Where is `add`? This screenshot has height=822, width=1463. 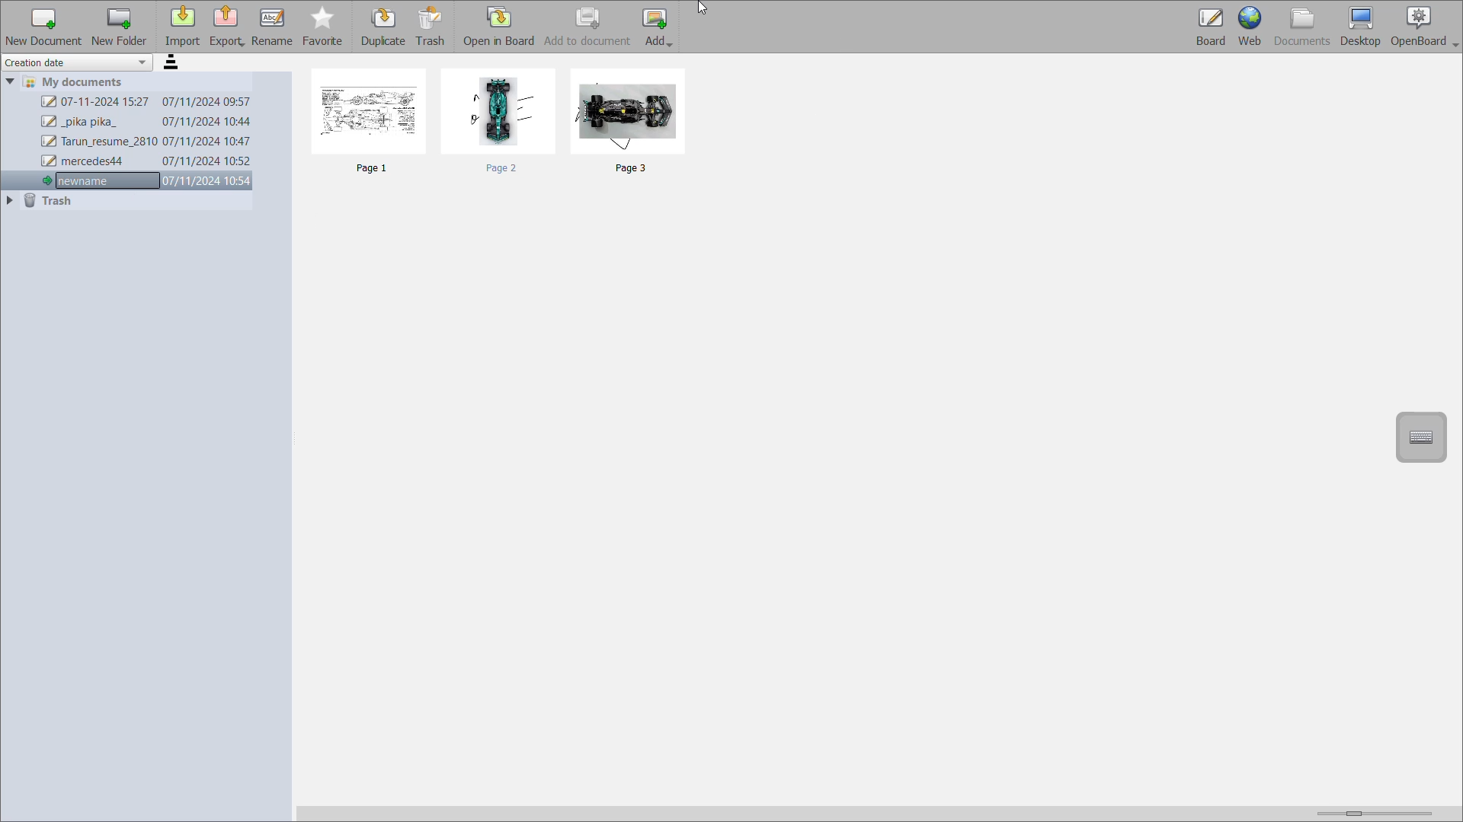
add is located at coordinates (659, 27).